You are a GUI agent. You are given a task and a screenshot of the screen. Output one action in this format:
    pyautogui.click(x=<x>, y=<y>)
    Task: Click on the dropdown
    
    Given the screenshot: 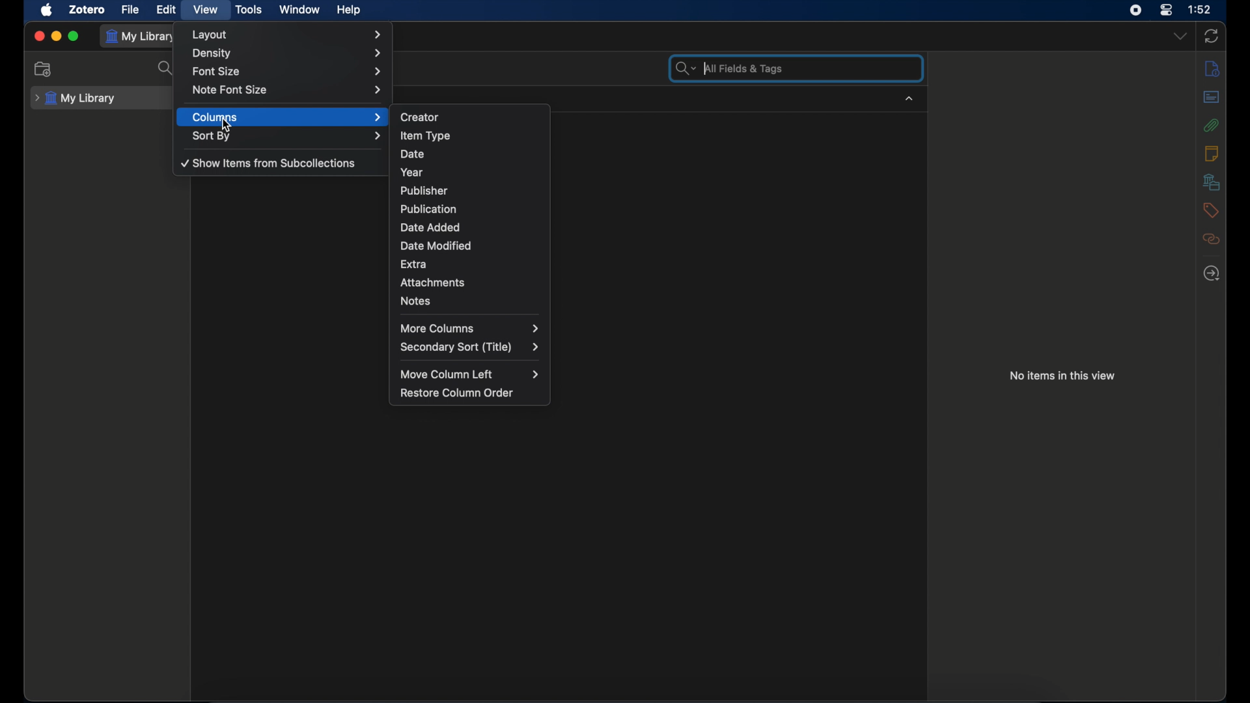 What is the action you would take?
    pyautogui.click(x=1180, y=36)
    